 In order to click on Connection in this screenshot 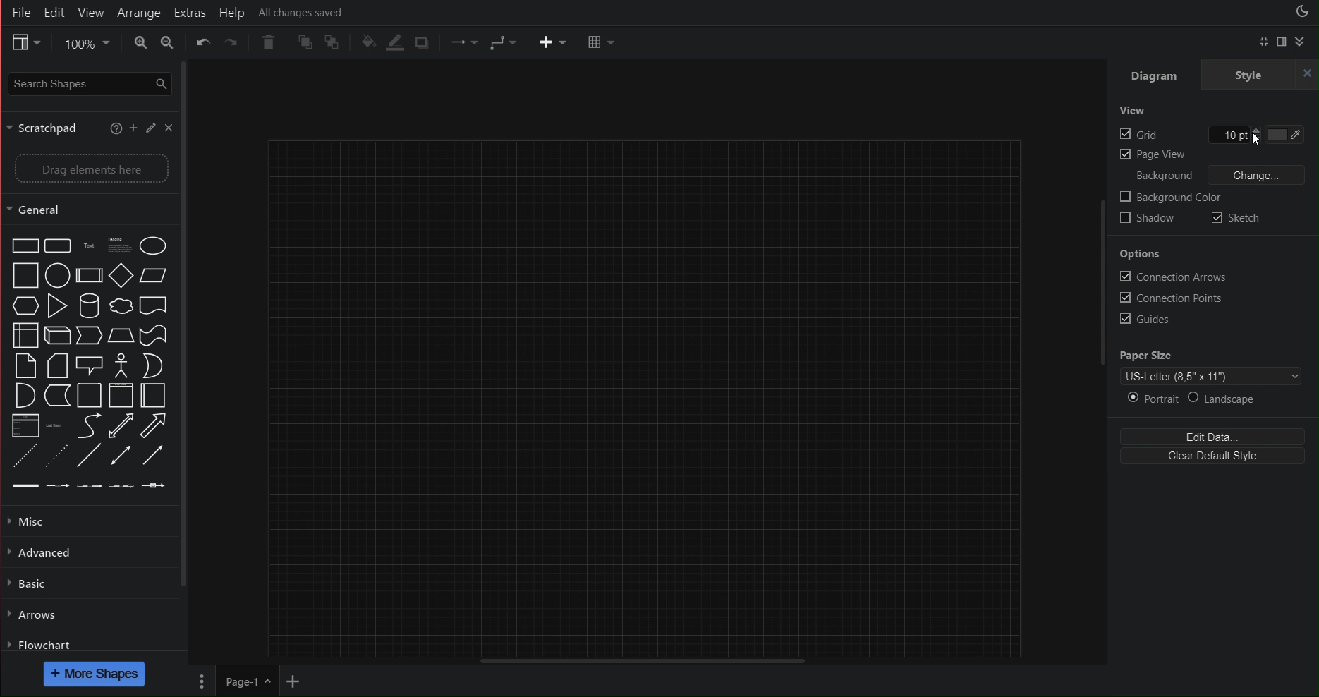, I will do `click(461, 43)`.